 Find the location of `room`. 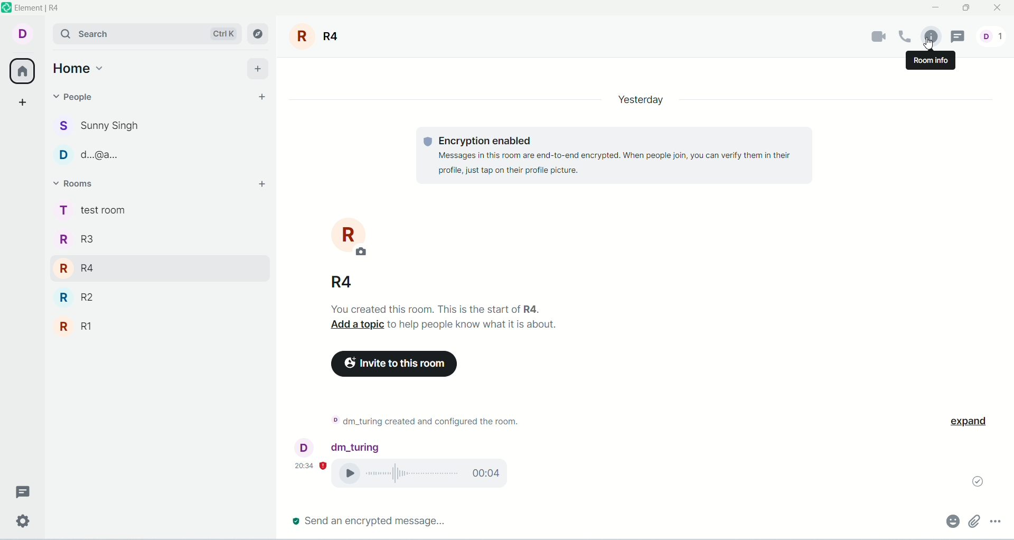

room is located at coordinates (318, 36).